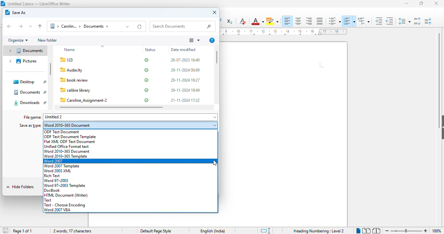 Image resolution: width=444 pixels, height=234 pixels. I want to click on untitled 2, so click(131, 117).